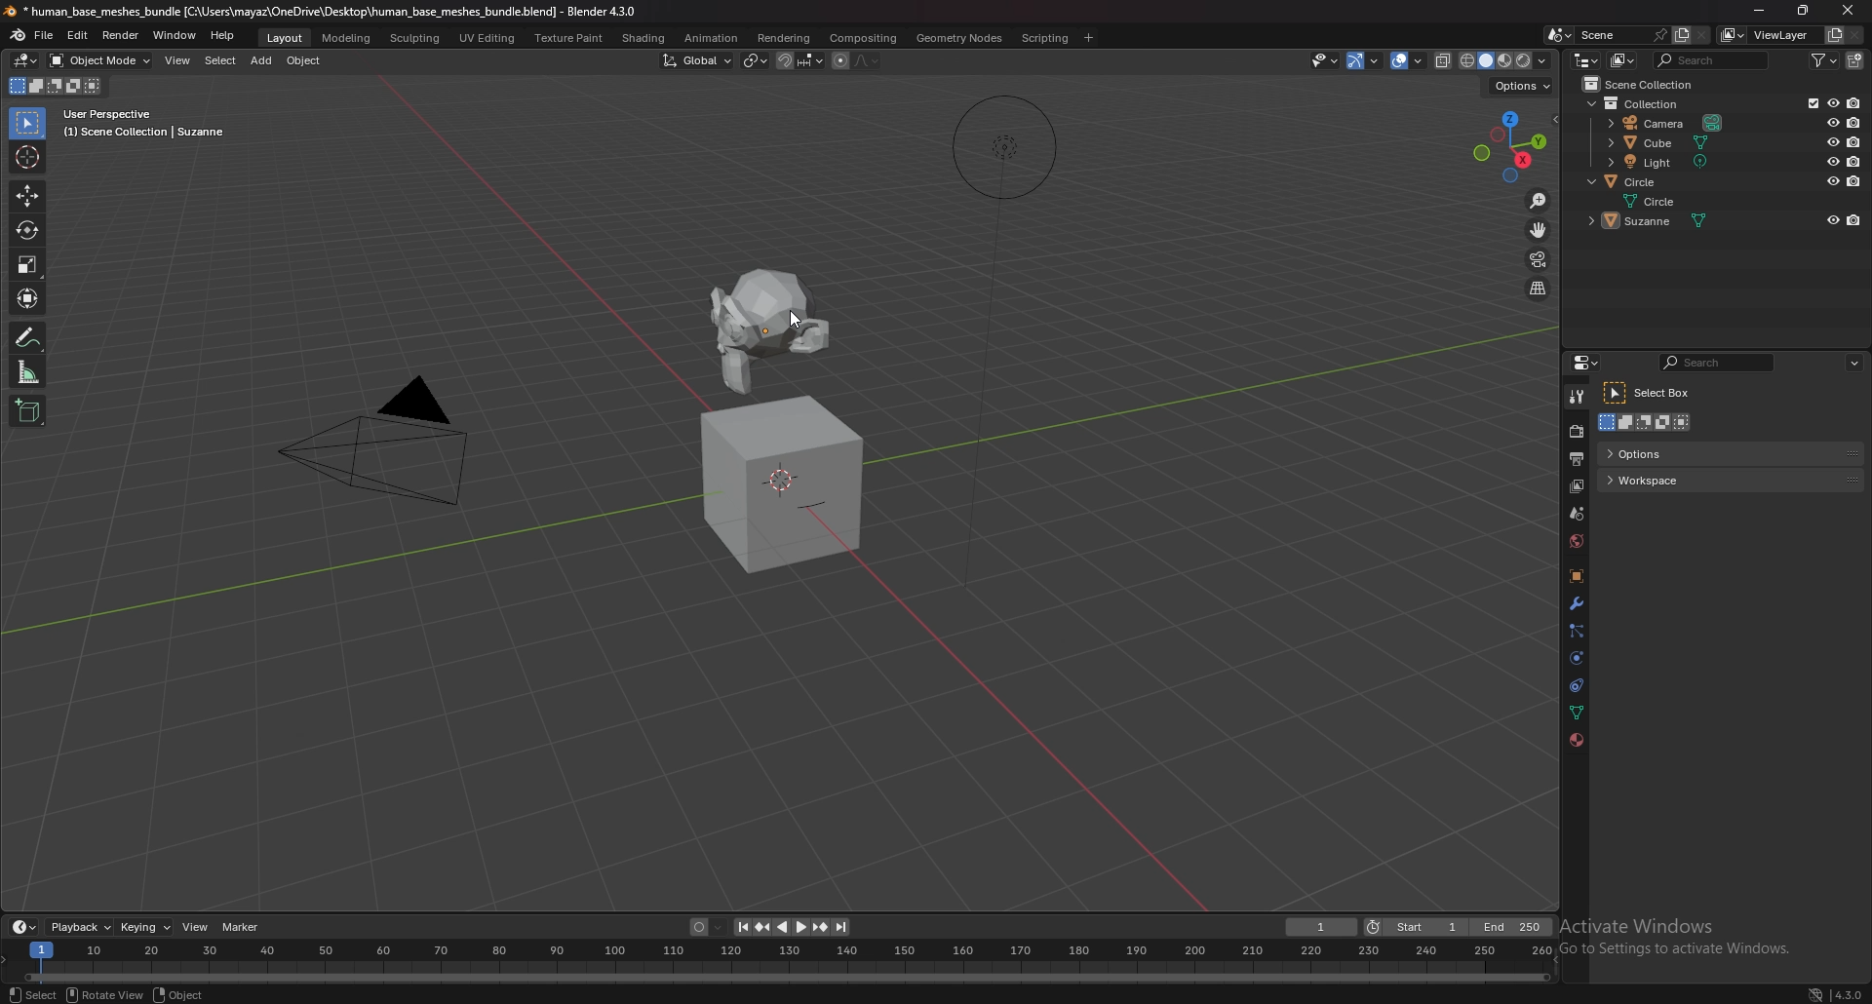 The height and width of the screenshot is (1004, 1872). Describe the element at coordinates (1853, 103) in the screenshot. I see `disable in renders` at that location.